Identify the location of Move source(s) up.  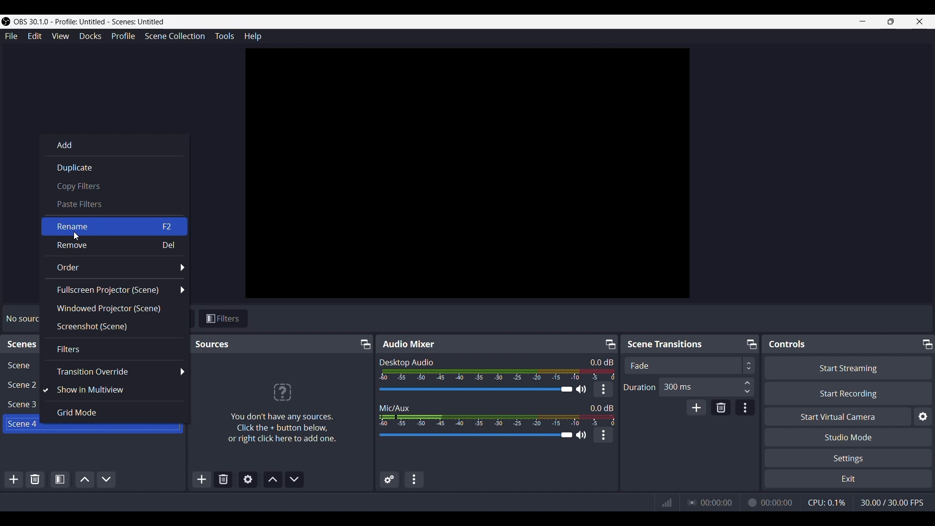
(273, 479).